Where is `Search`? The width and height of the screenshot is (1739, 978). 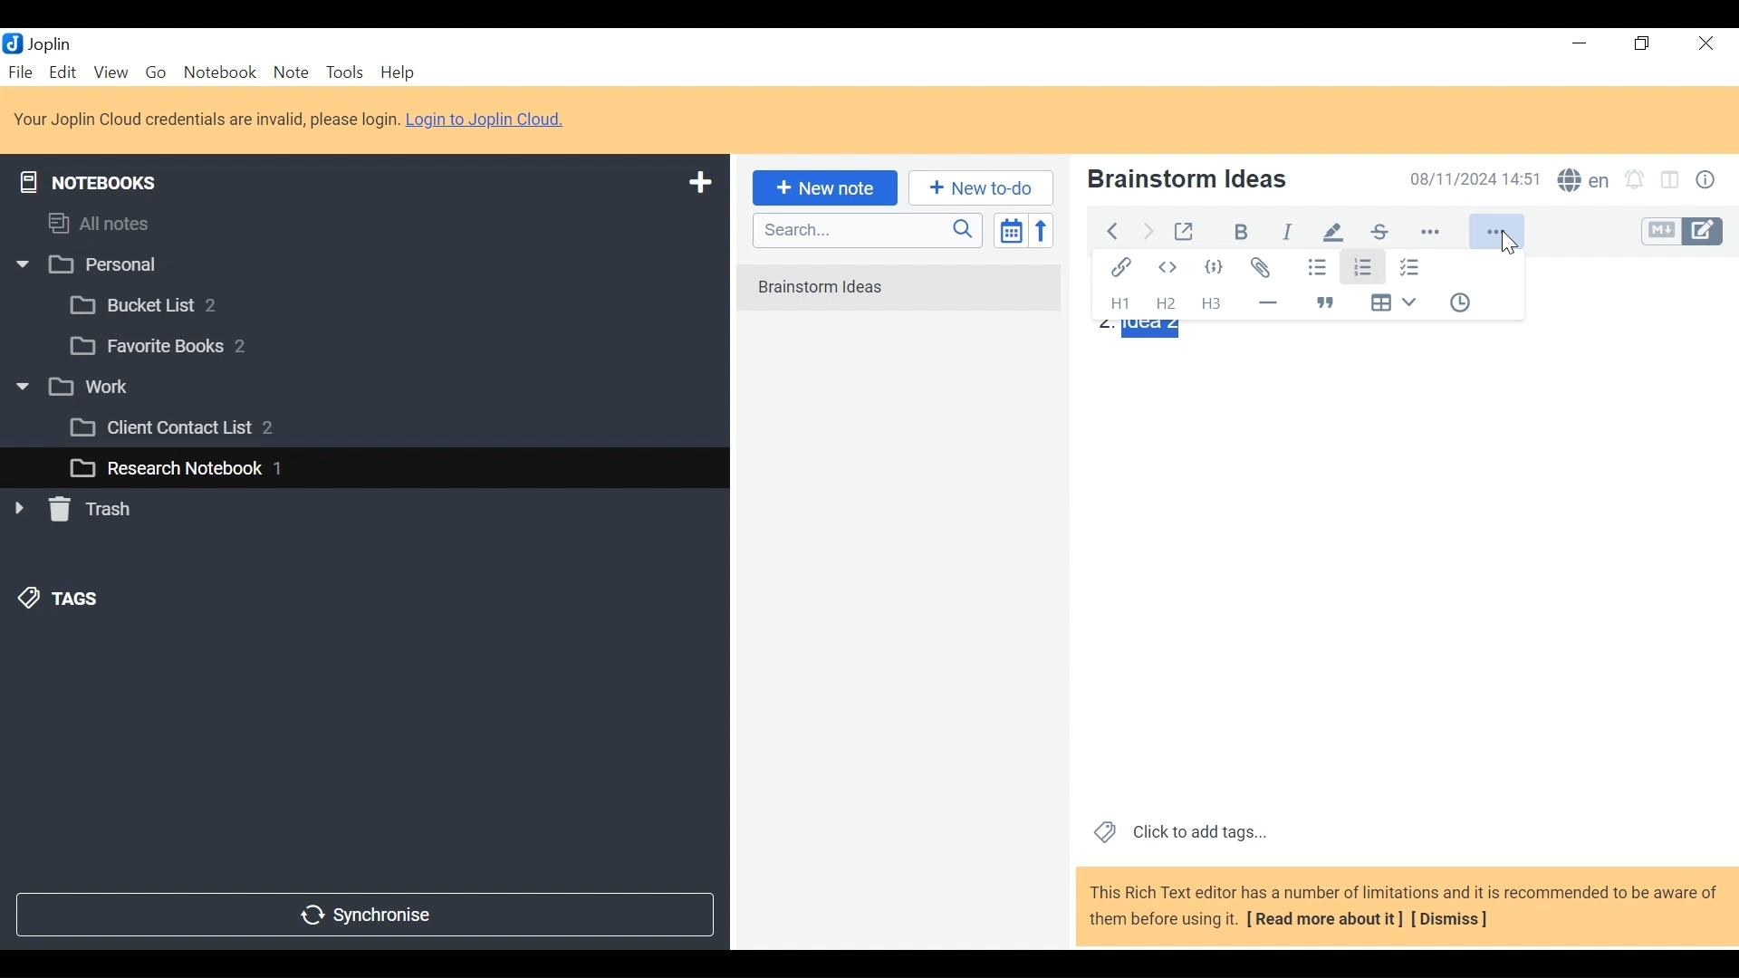
Search is located at coordinates (865, 230).